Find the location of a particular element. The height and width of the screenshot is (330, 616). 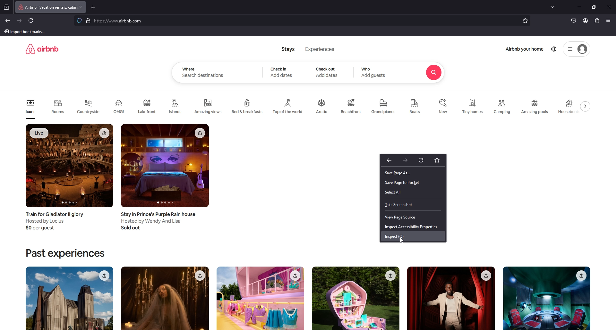

Experiences  is located at coordinates (320, 49).